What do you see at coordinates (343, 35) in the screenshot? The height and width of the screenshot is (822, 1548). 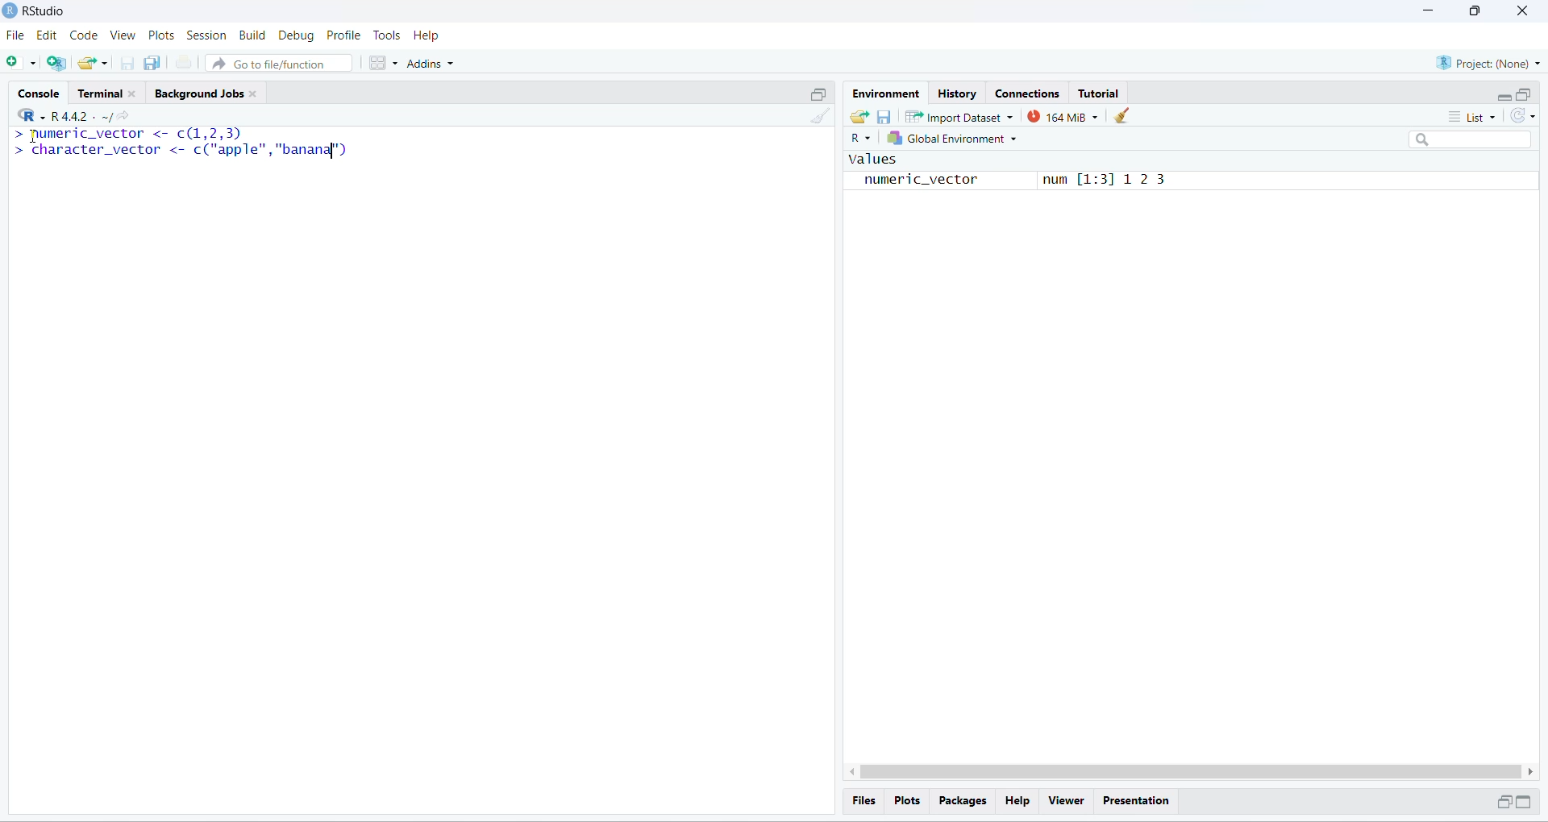 I see `Profile` at bounding box center [343, 35].